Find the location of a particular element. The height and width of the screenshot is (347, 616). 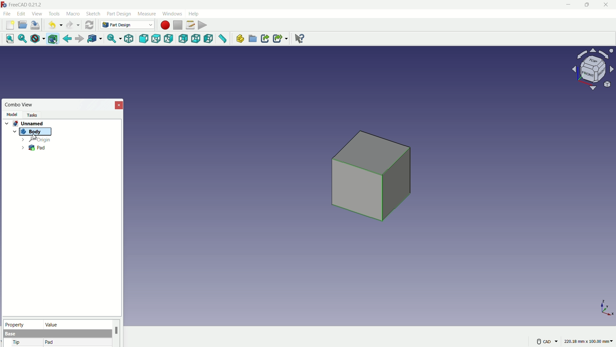

back view is located at coordinates (184, 39).